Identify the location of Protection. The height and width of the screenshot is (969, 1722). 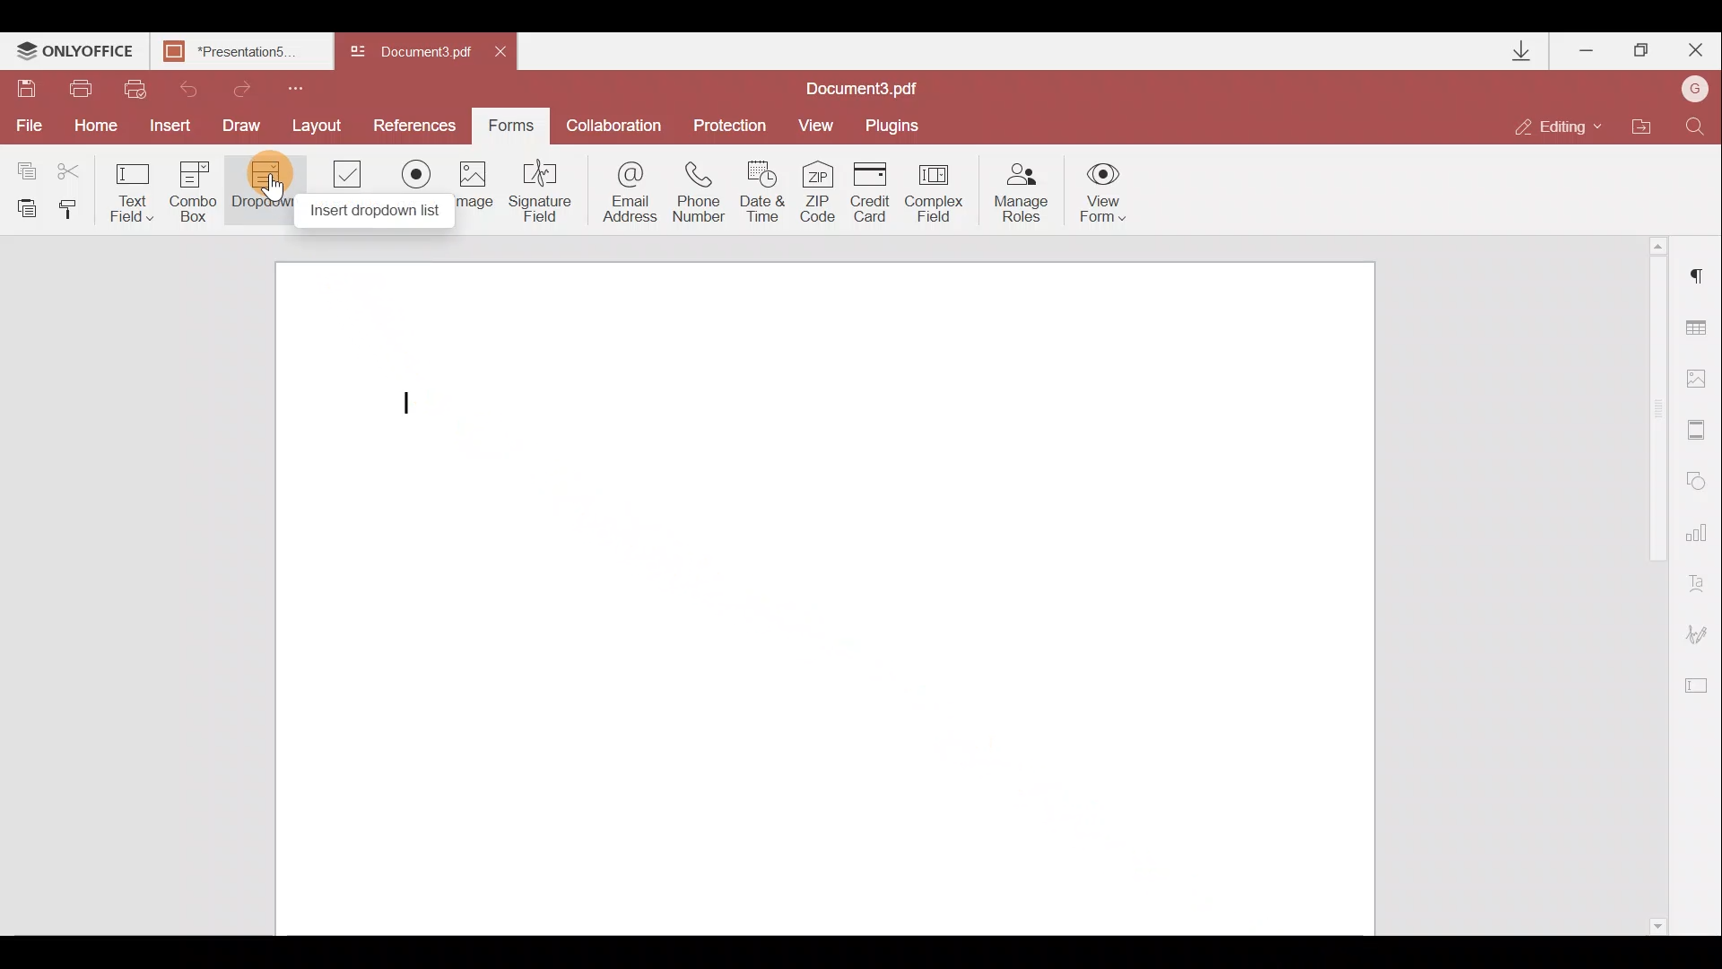
(727, 124).